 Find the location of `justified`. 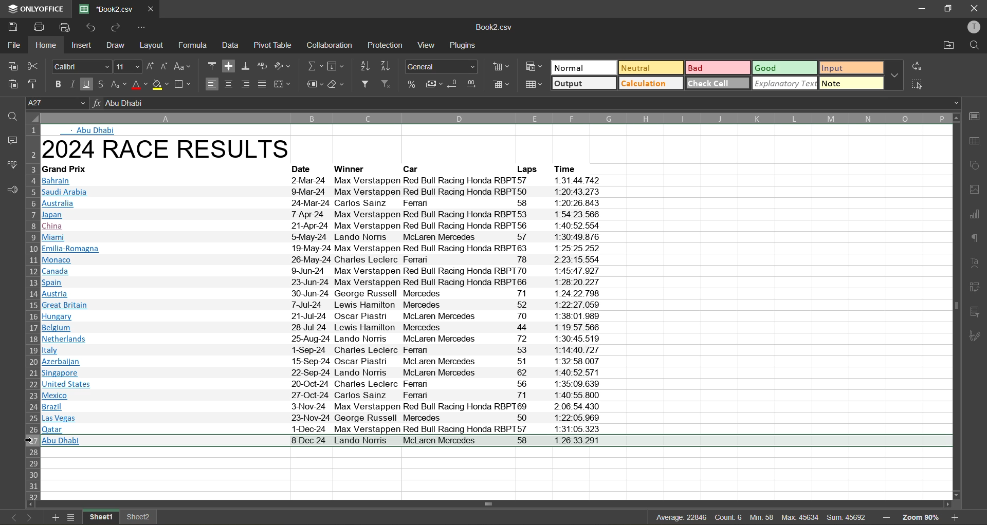

justified is located at coordinates (264, 85).